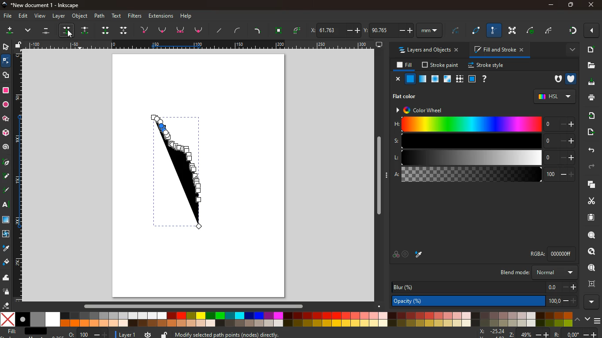 Image resolution: width=602 pixels, height=338 pixels. Describe the element at coordinates (5, 46) in the screenshot. I see `select` at that location.